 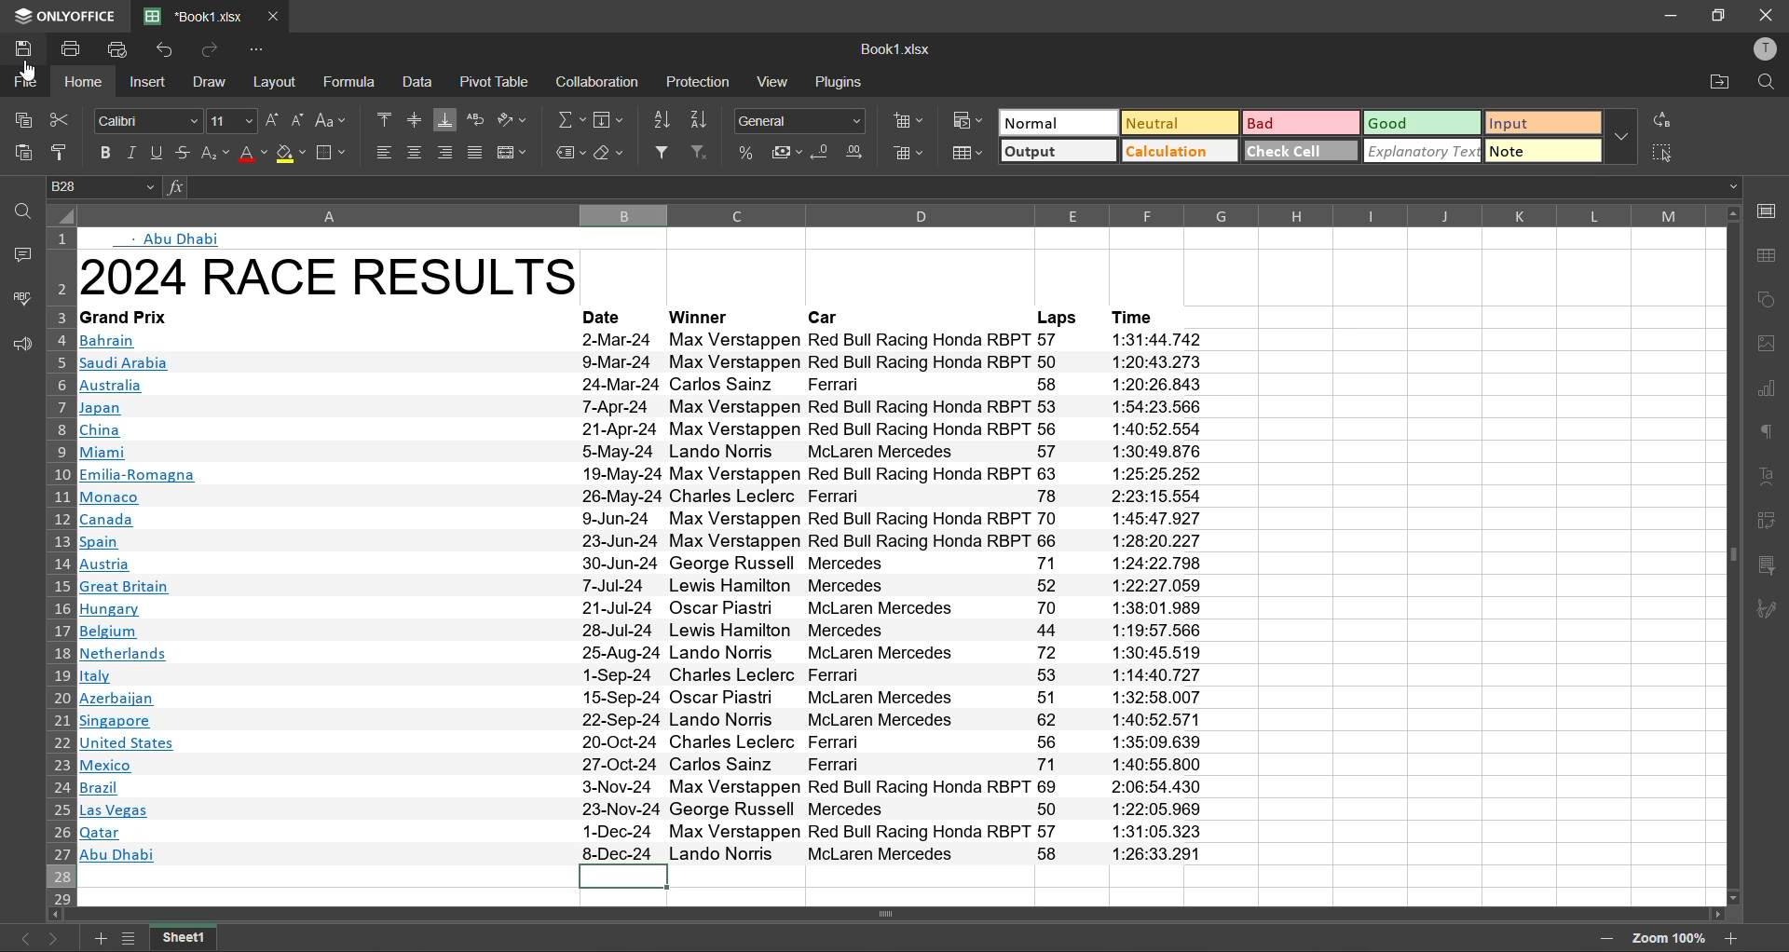 I want to click on sub\script, so click(x=214, y=153).